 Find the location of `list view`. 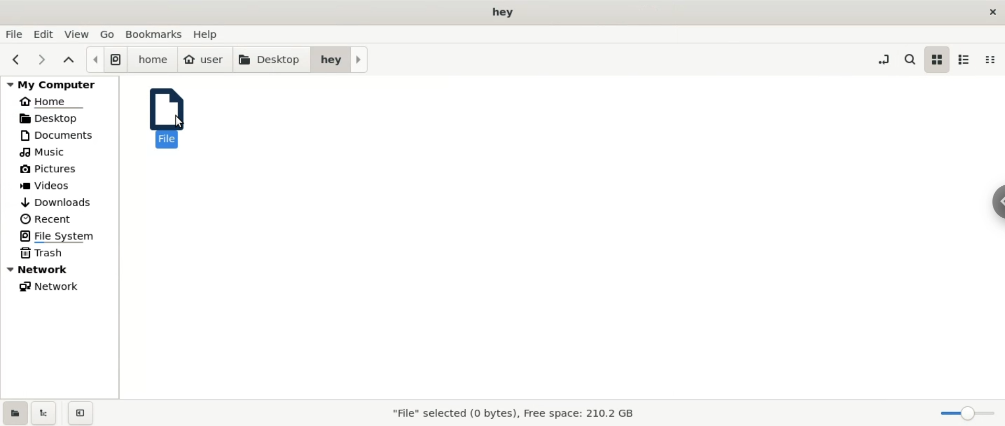

list view is located at coordinates (967, 60).